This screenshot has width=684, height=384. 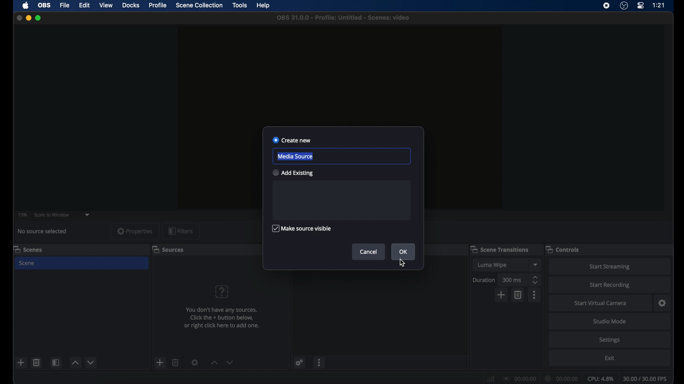 I want to click on 73%, so click(x=22, y=214).